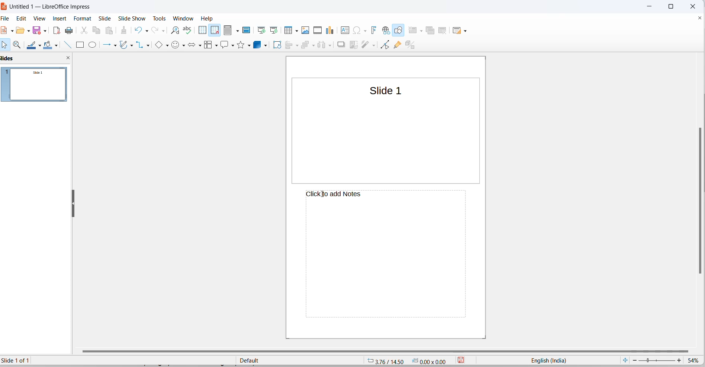 The height and width of the screenshot is (367, 705). What do you see at coordinates (626, 360) in the screenshot?
I see `fit current slide to windows` at bounding box center [626, 360].